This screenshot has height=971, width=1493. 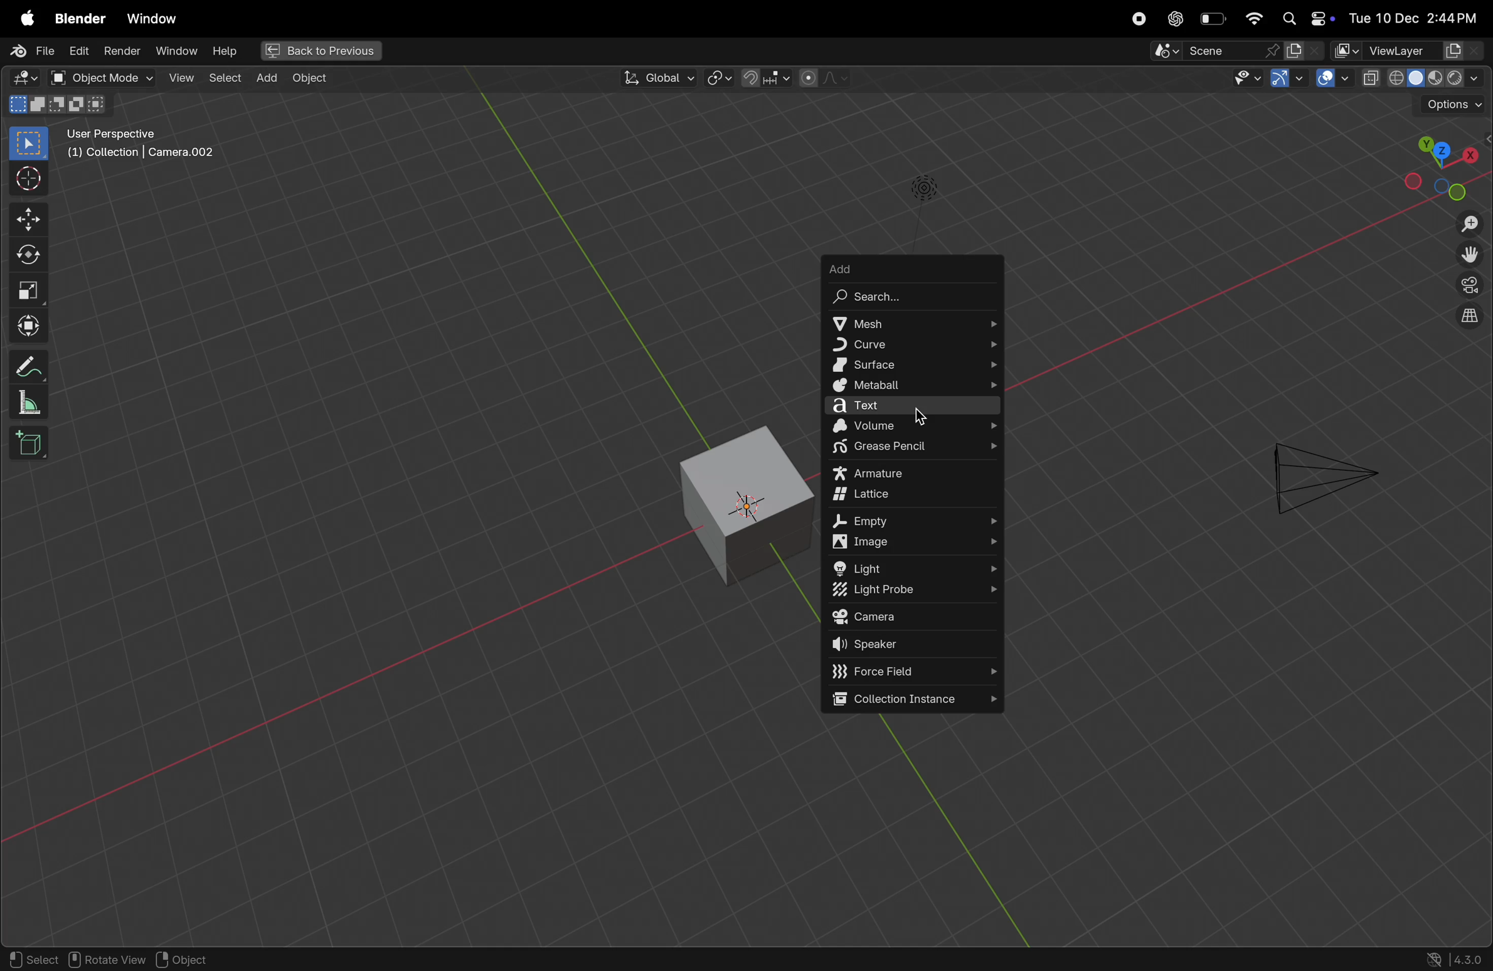 What do you see at coordinates (1172, 18) in the screenshot?
I see `chatgpt` at bounding box center [1172, 18].